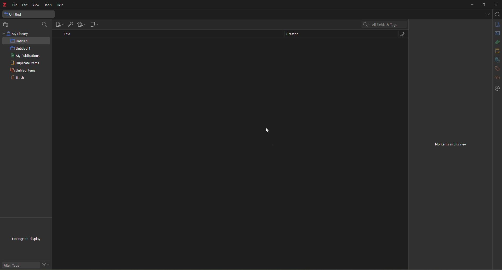 The width and height of the screenshot is (502, 270). What do you see at coordinates (22, 71) in the screenshot?
I see `unfiled items` at bounding box center [22, 71].